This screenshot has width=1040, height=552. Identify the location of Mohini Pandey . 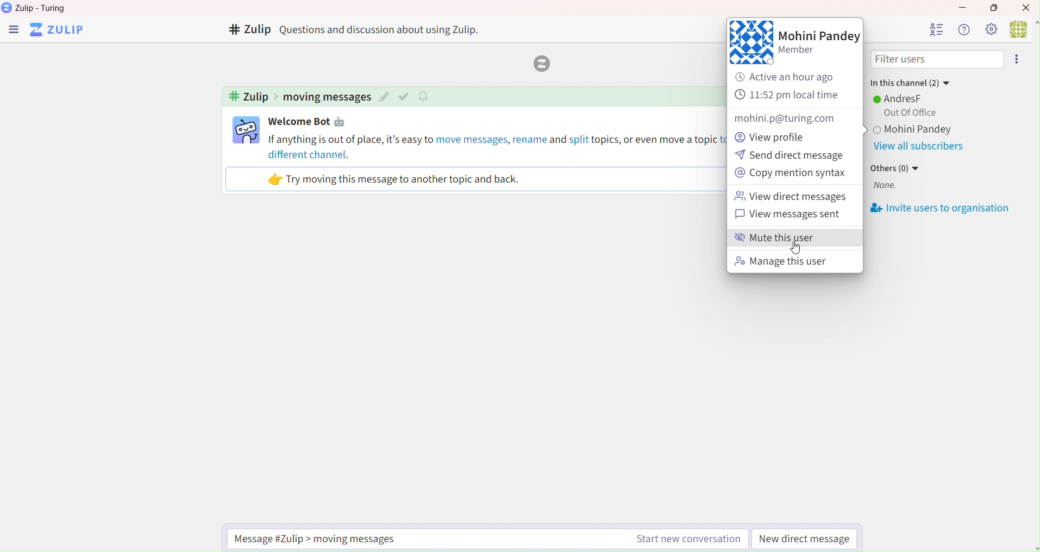
(942, 130).